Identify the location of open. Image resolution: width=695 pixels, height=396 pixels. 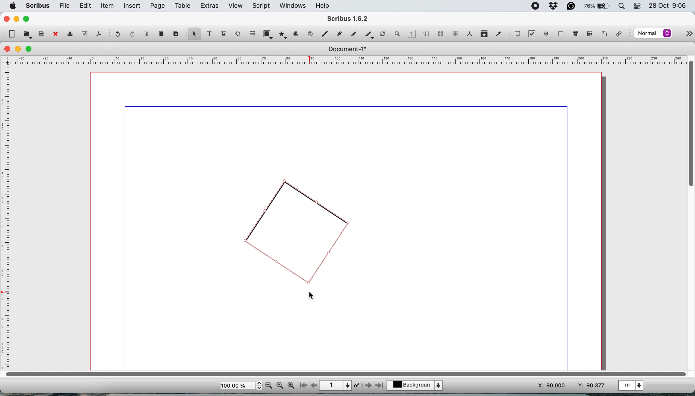
(27, 35).